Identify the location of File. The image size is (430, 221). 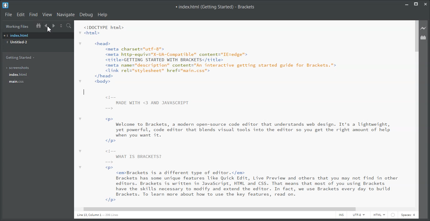
(8, 14).